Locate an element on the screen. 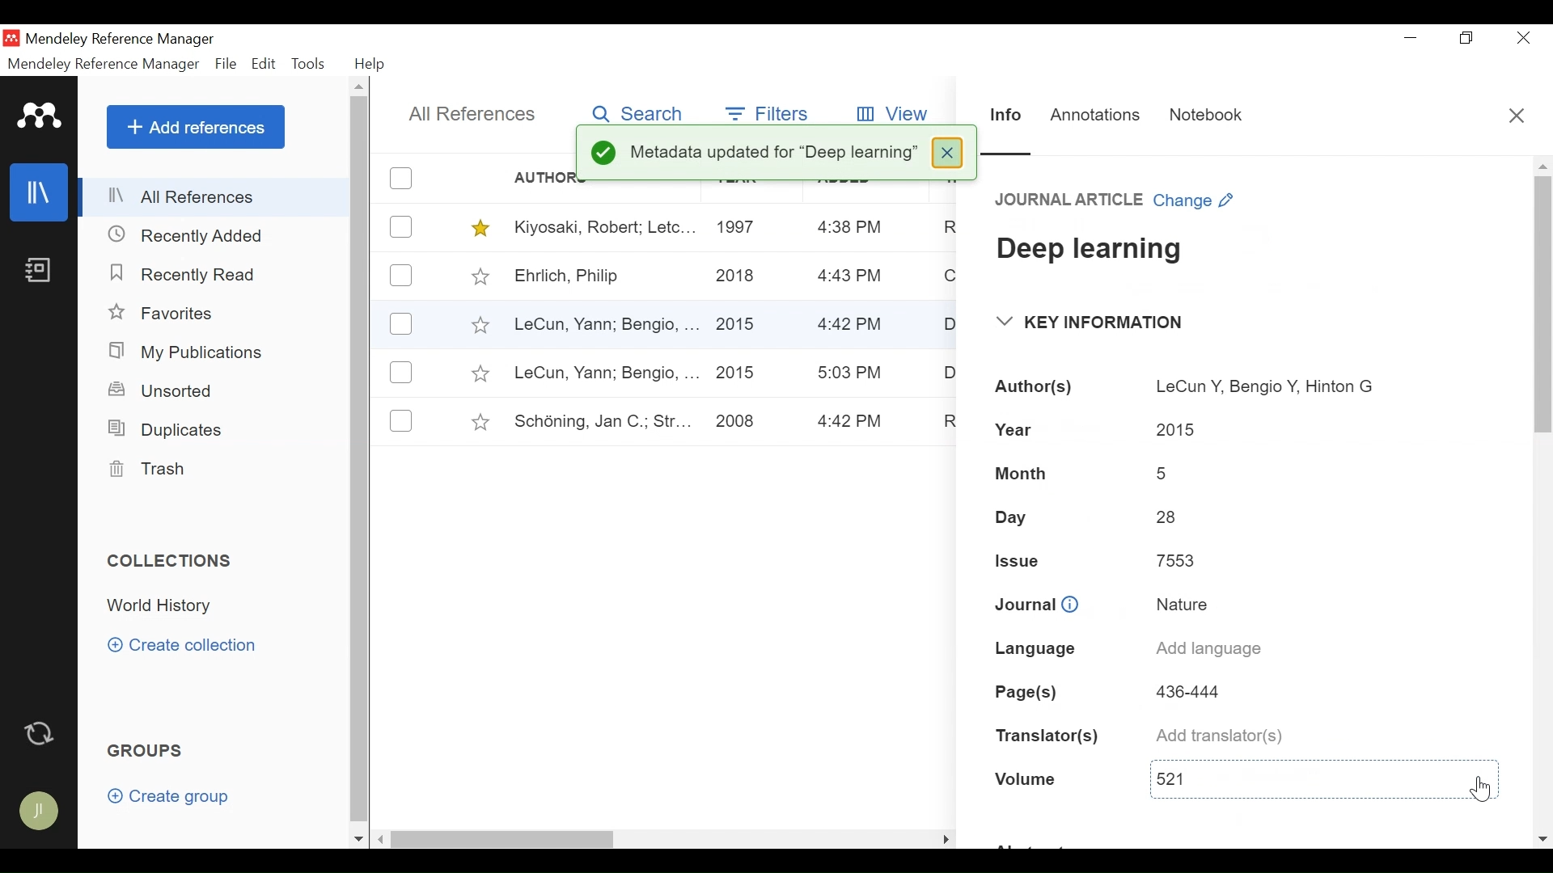 The image size is (1553, 873). 2015 is located at coordinates (1175, 428).